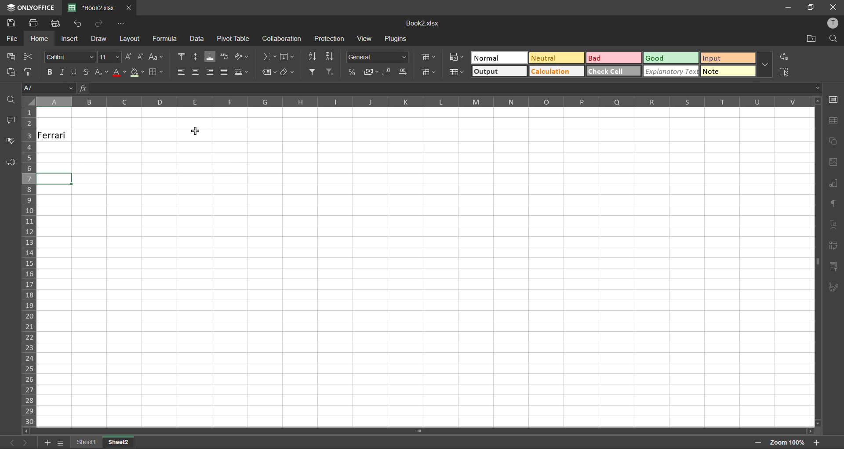 Image resolution: width=844 pixels, height=449 pixels. Describe the element at coordinates (167, 40) in the screenshot. I see `formula` at that location.